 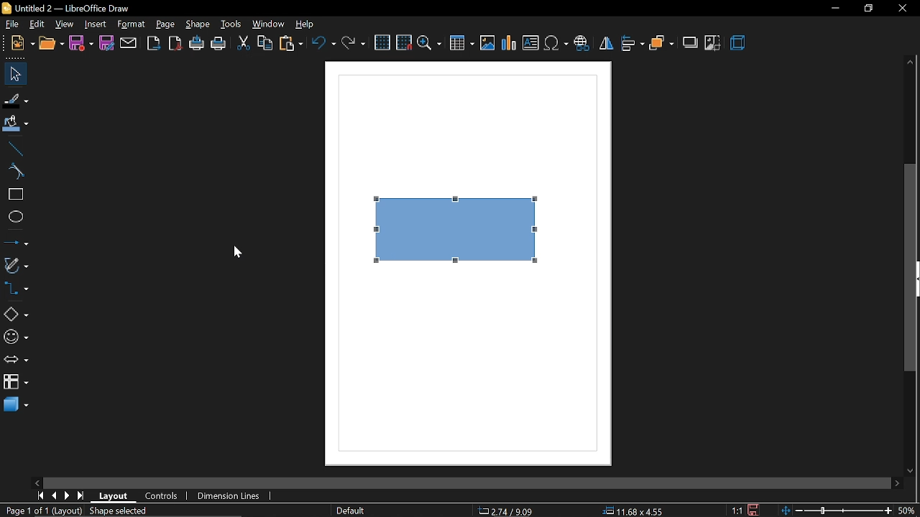 I want to click on Insert table, so click(x=461, y=45).